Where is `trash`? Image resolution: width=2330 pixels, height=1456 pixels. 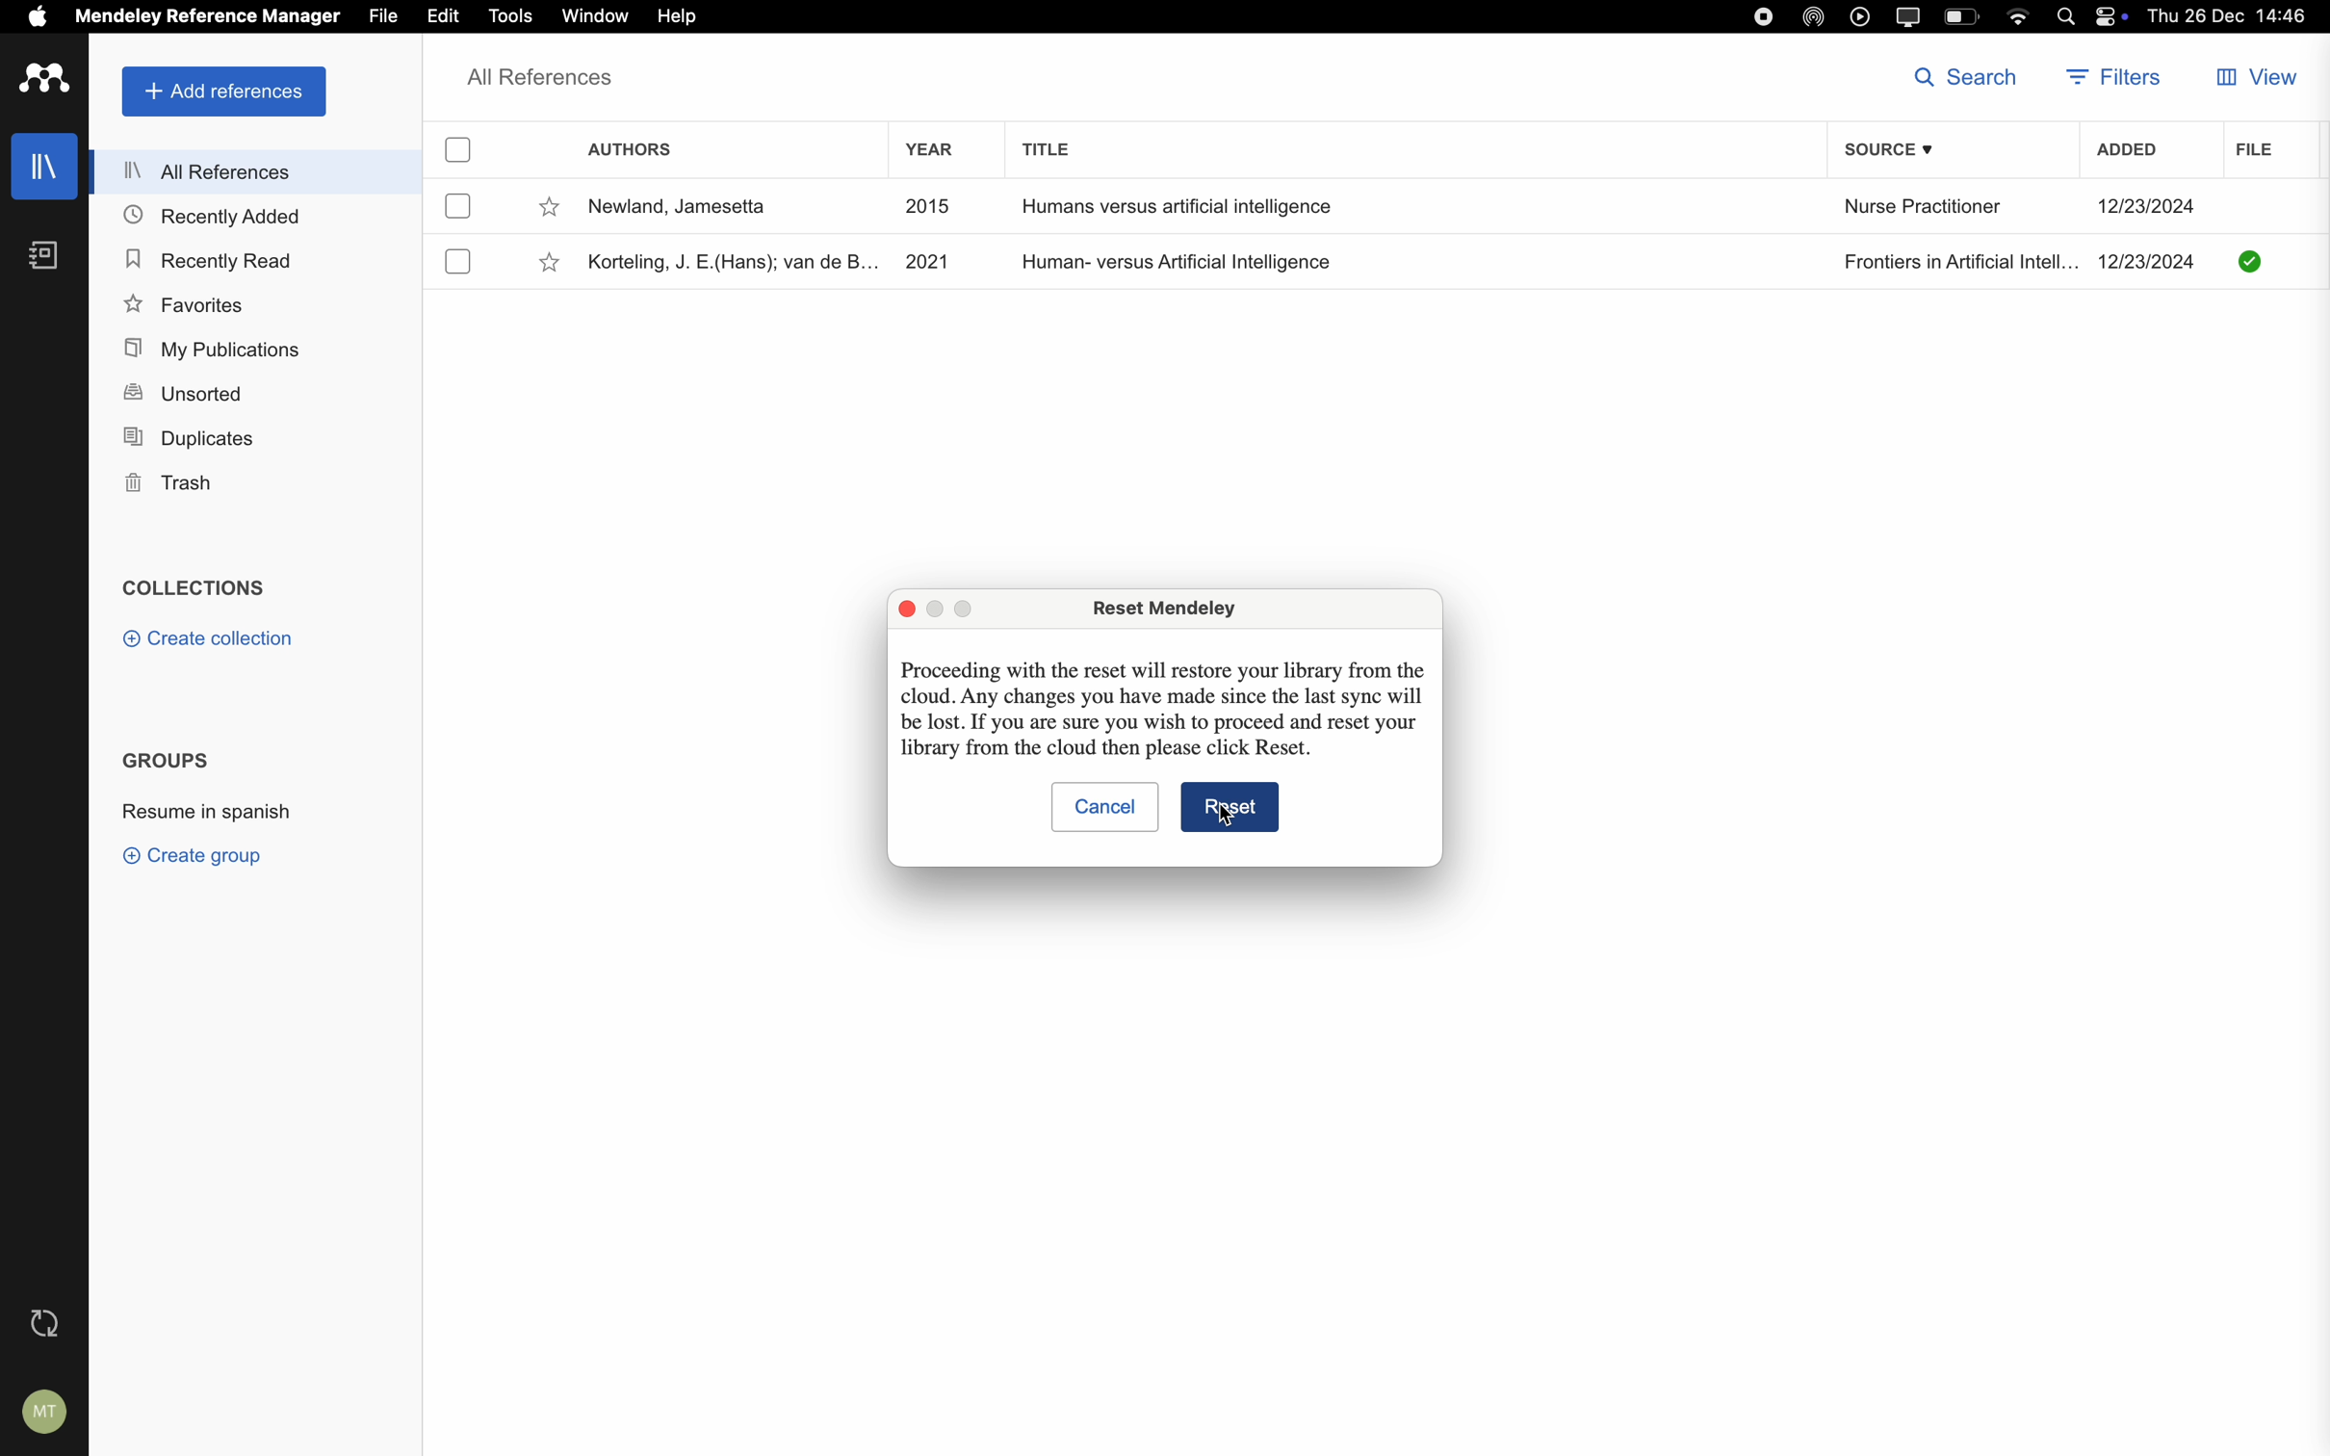
trash is located at coordinates (170, 482).